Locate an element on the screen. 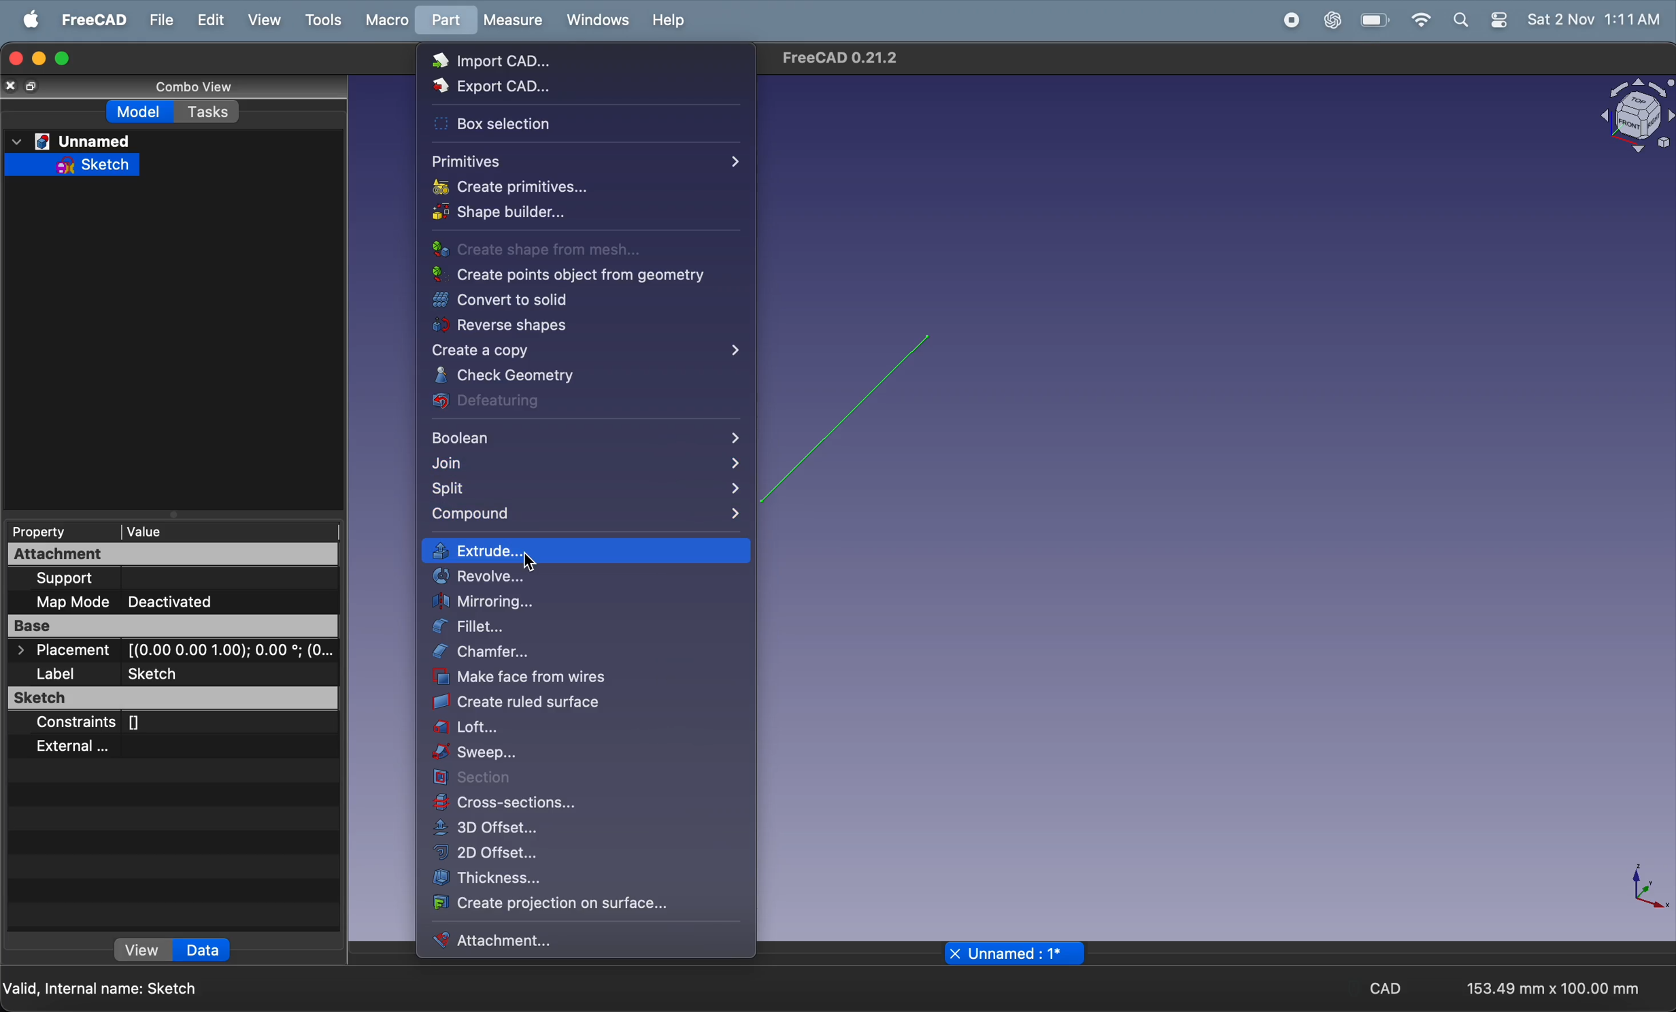 The height and width of the screenshot is (1012, 1676). cross section... is located at coordinates (584, 805).